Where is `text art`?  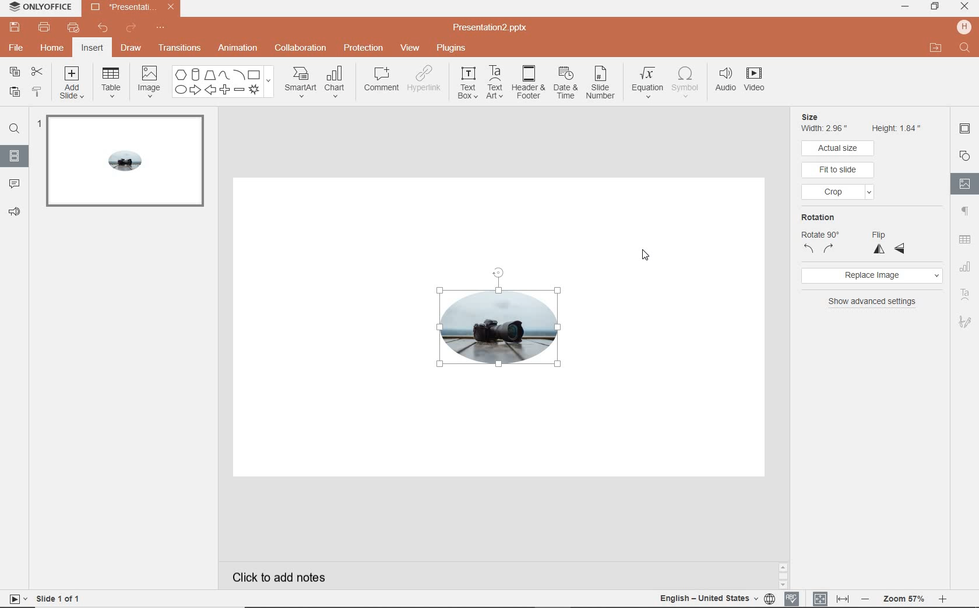
text art is located at coordinates (965, 295).